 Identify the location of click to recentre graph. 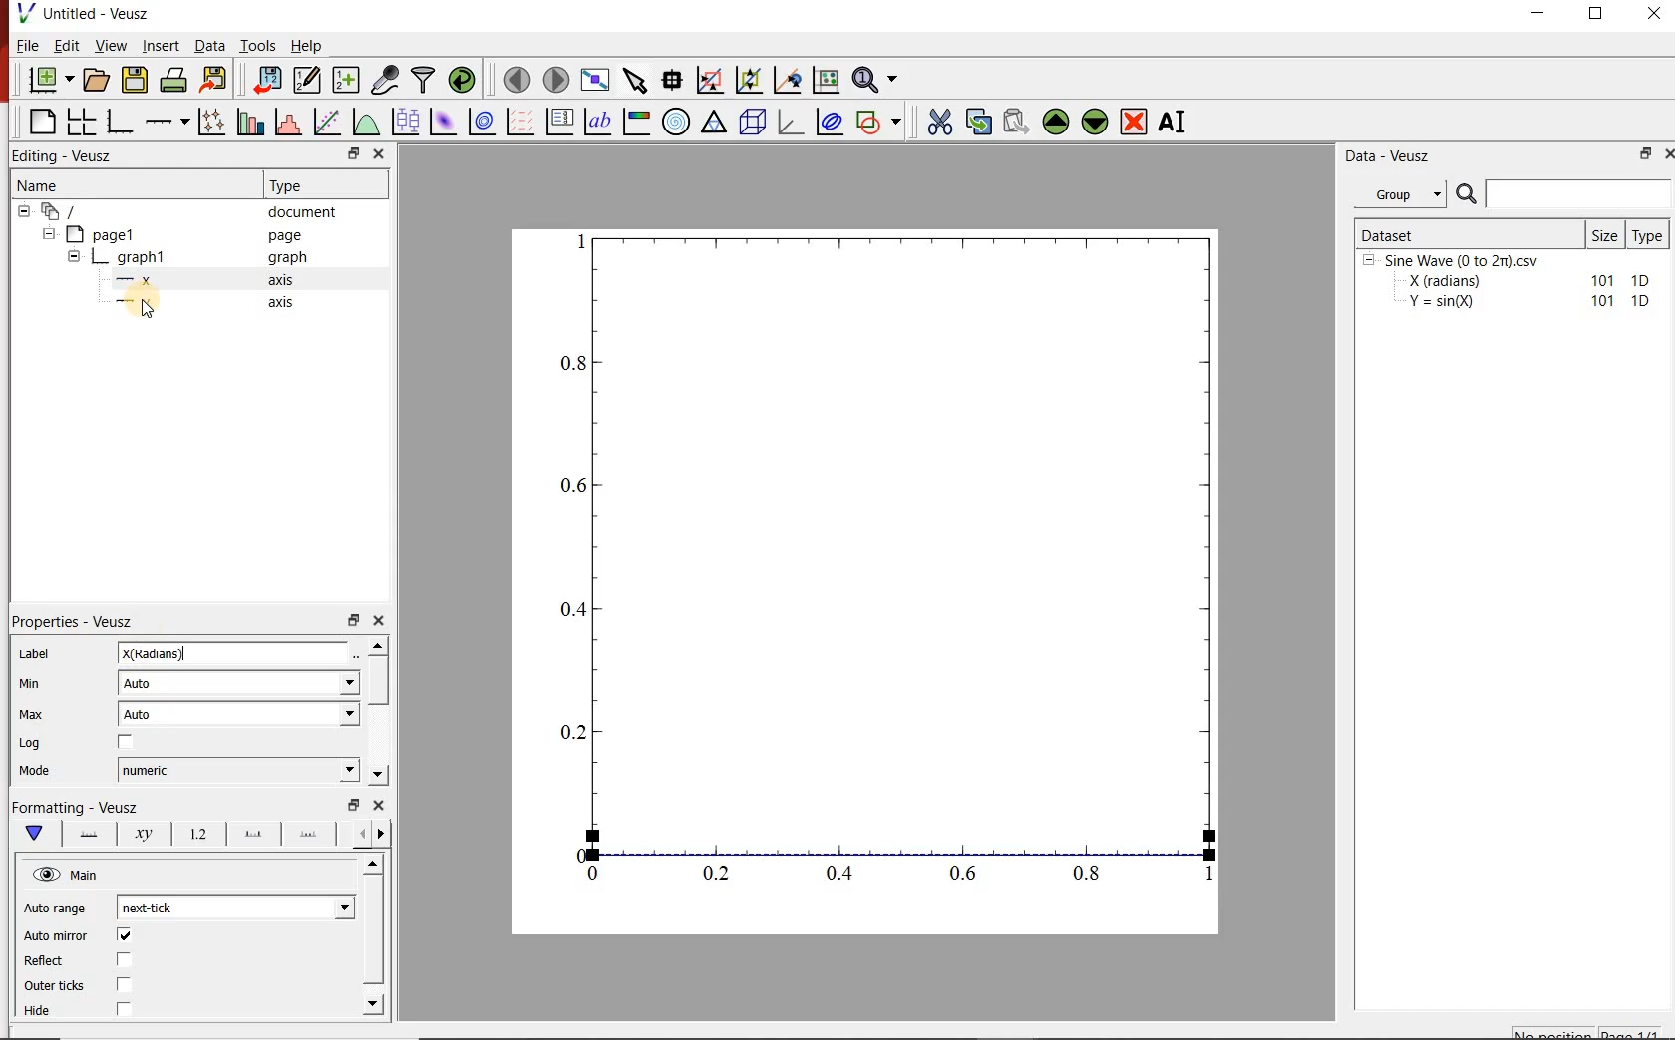
(788, 77).